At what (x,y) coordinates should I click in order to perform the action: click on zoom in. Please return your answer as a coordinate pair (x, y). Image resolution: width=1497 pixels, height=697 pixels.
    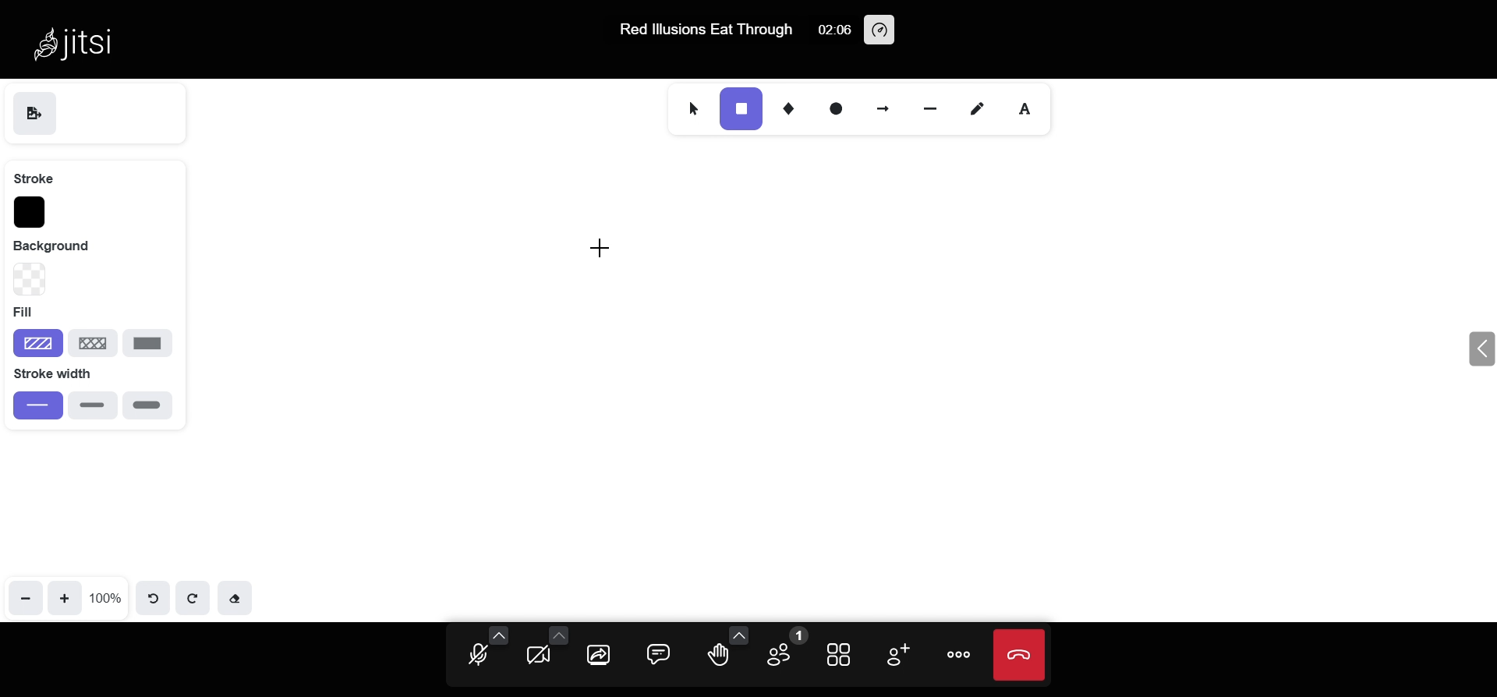
    Looking at the image, I should click on (65, 596).